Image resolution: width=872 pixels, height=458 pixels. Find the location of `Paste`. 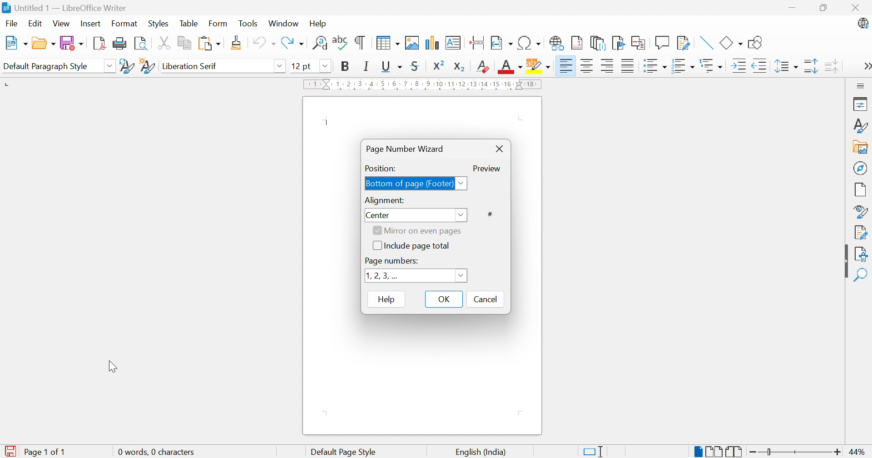

Paste is located at coordinates (212, 44).